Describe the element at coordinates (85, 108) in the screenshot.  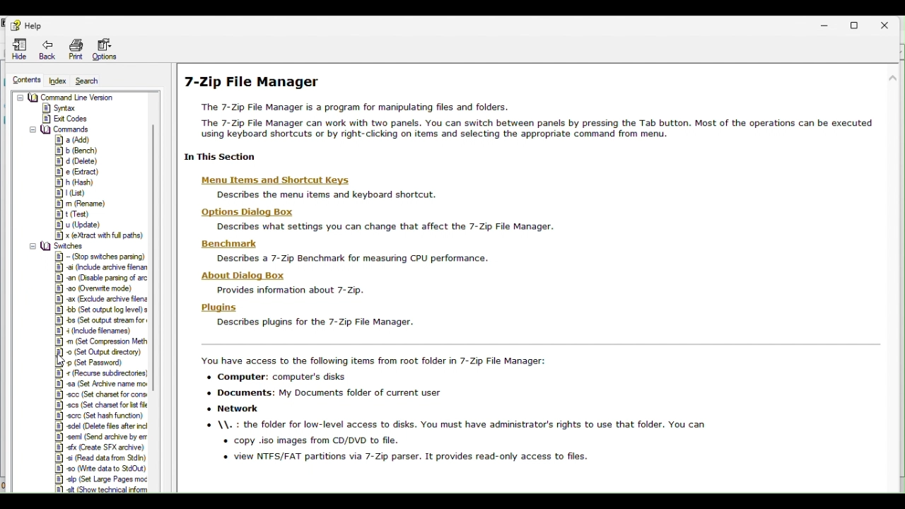
I see `Gender information` at that location.